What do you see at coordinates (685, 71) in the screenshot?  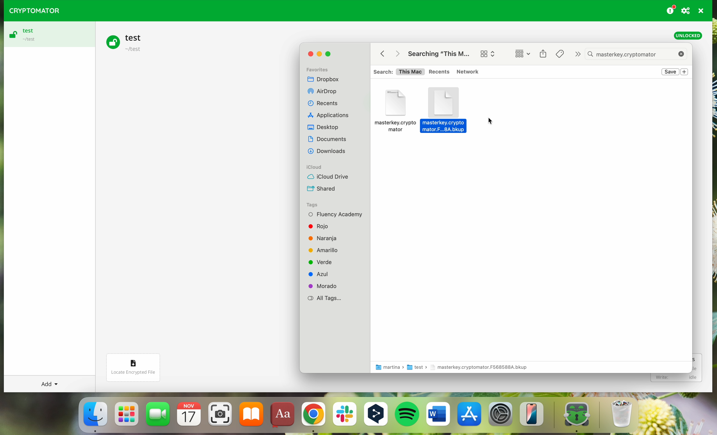 I see `new` at bounding box center [685, 71].